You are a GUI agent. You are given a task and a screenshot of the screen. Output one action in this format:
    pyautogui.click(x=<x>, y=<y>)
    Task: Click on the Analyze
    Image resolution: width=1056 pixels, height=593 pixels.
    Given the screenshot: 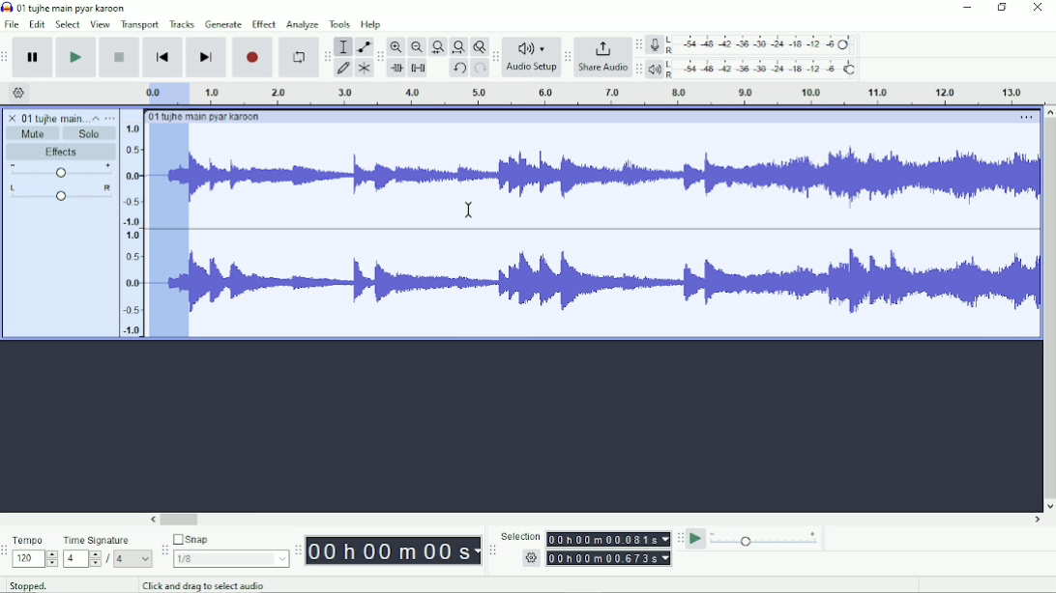 What is the action you would take?
    pyautogui.click(x=302, y=26)
    